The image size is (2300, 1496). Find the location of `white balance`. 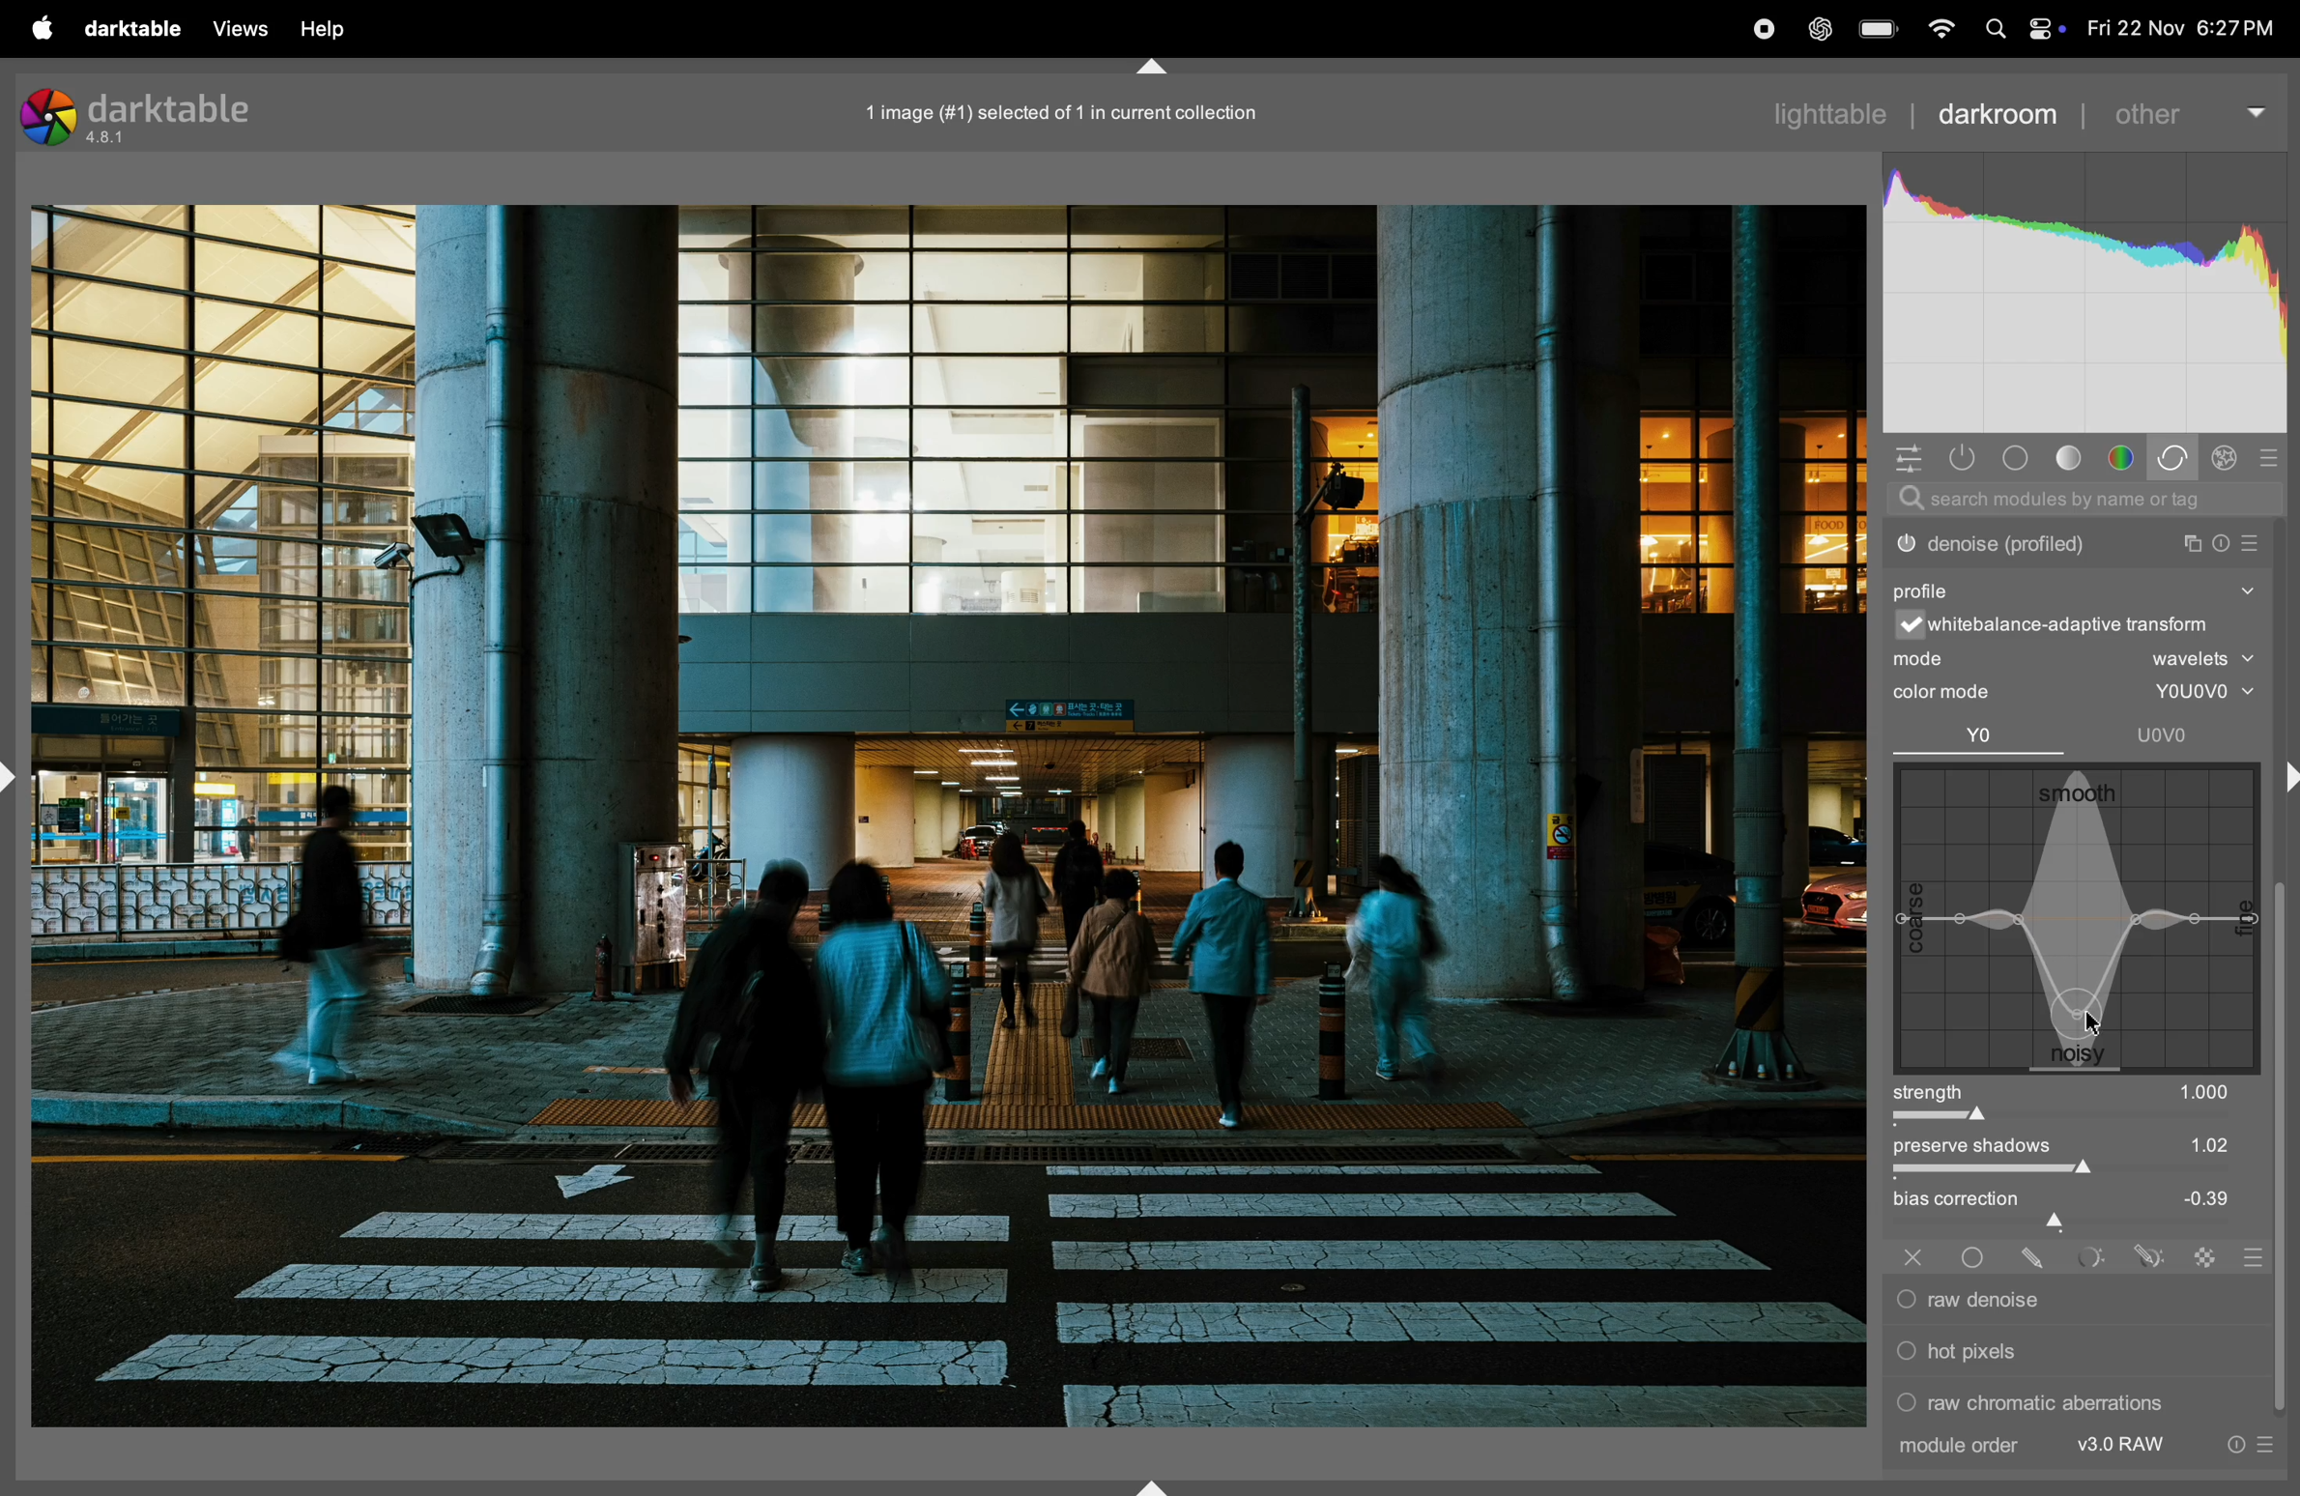

white balance is located at coordinates (2055, 625).